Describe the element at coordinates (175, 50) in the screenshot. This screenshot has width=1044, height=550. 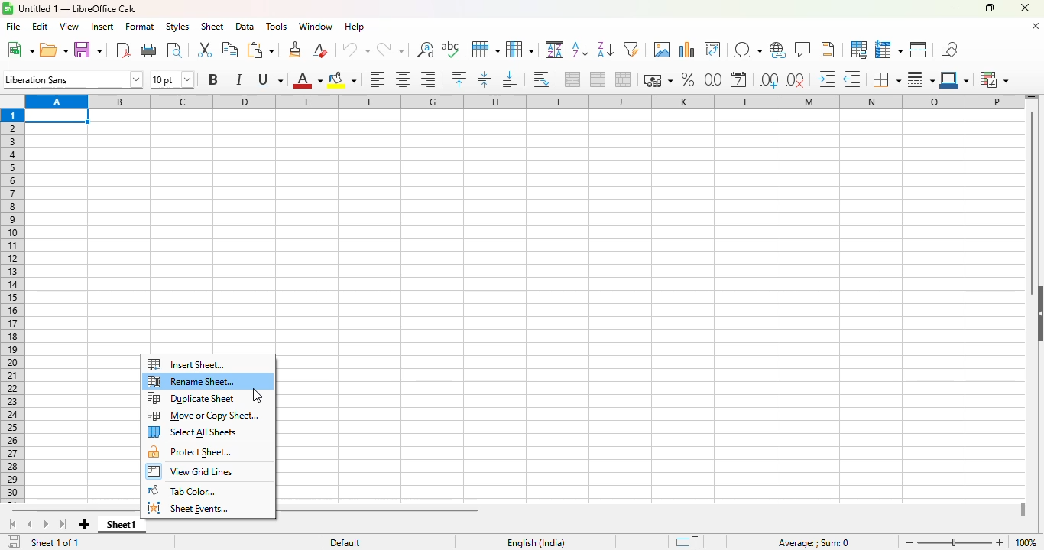
I see `toggle print preview` at that location.